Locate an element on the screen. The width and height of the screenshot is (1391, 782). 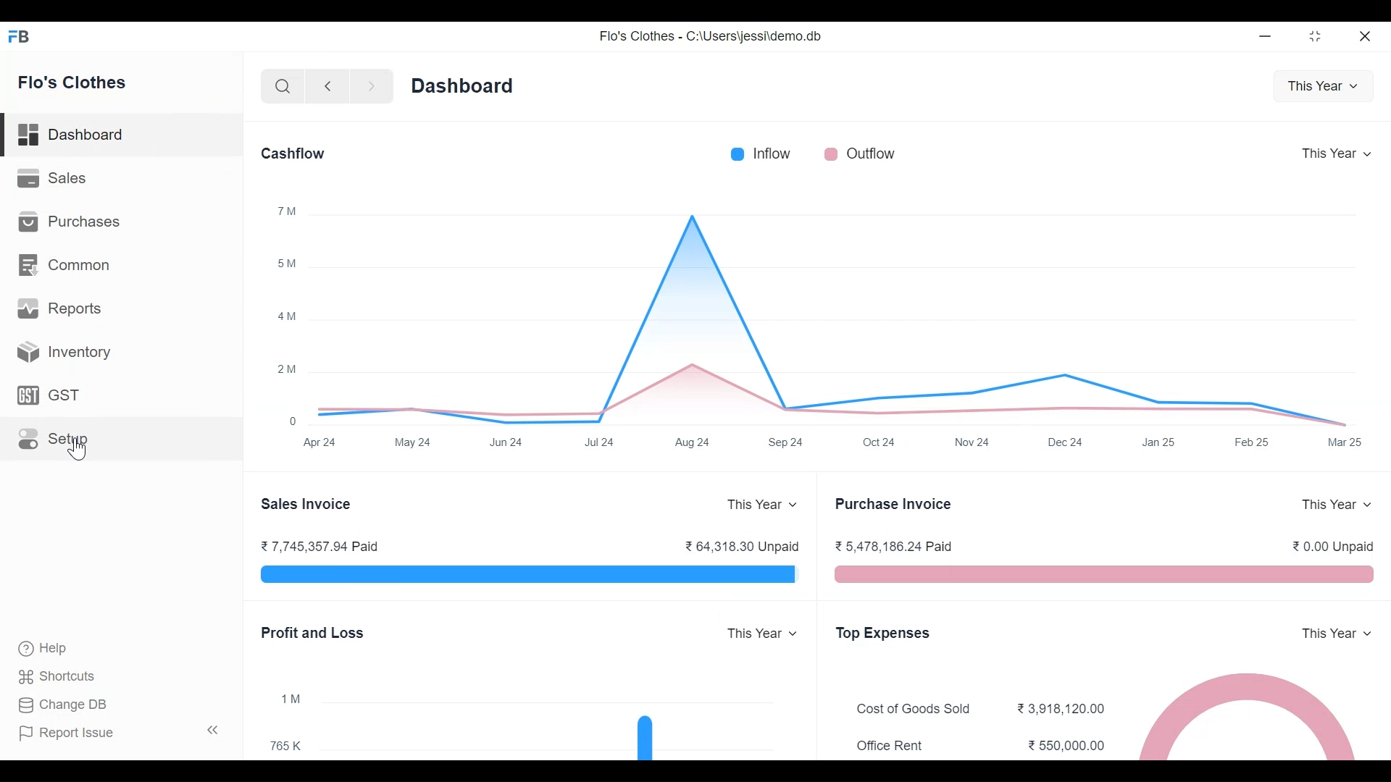
₹7,745,357.94 Paid is located at coordinates (322, 548).